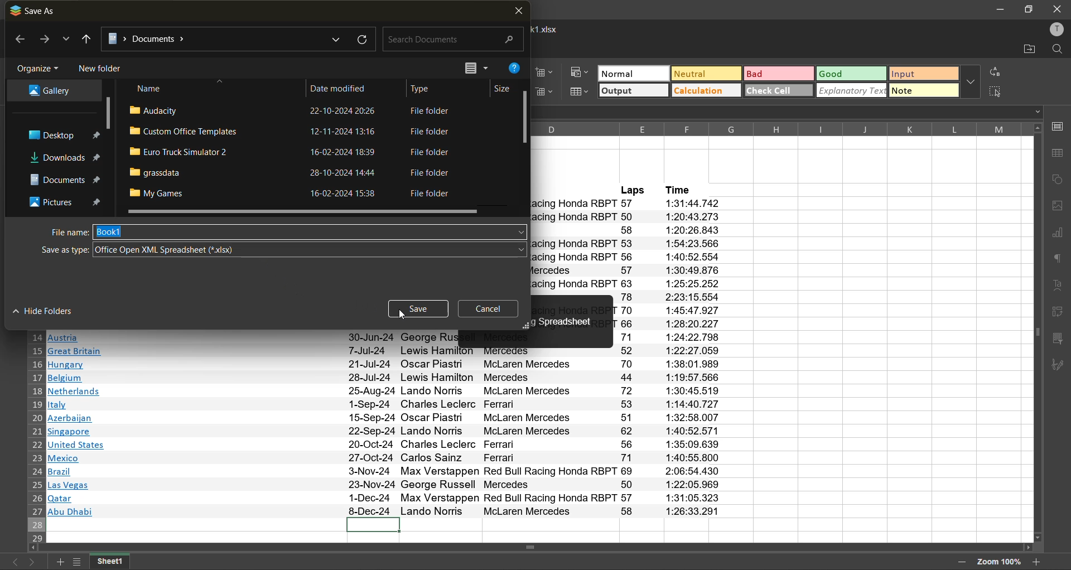 The height and width of the screenshot is (570, 1071). I want to click on normal, so click(633, 73).